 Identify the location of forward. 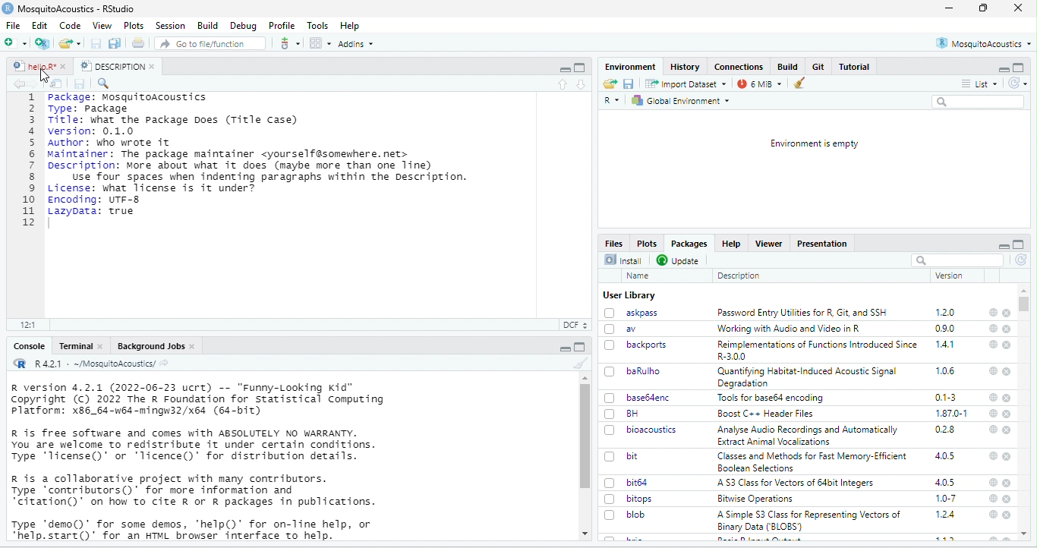
(36, 83).